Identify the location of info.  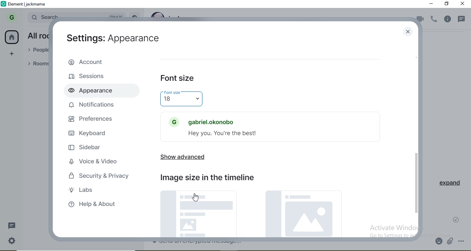
(449, 19).